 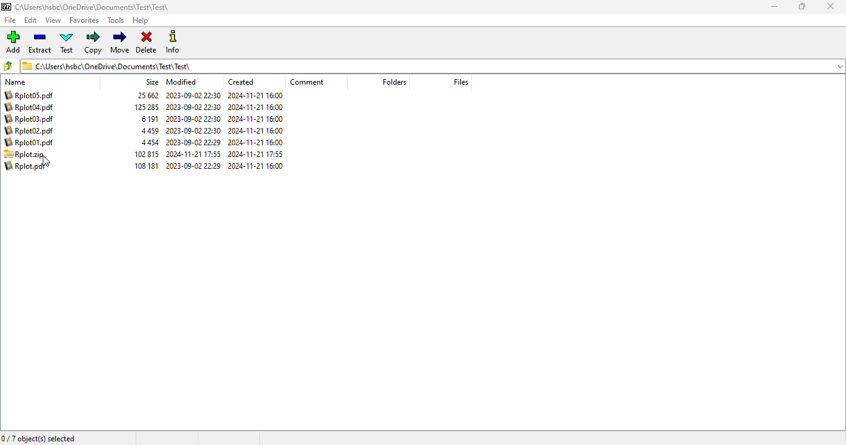 I want to click on logo, so click(x=6, y=7).